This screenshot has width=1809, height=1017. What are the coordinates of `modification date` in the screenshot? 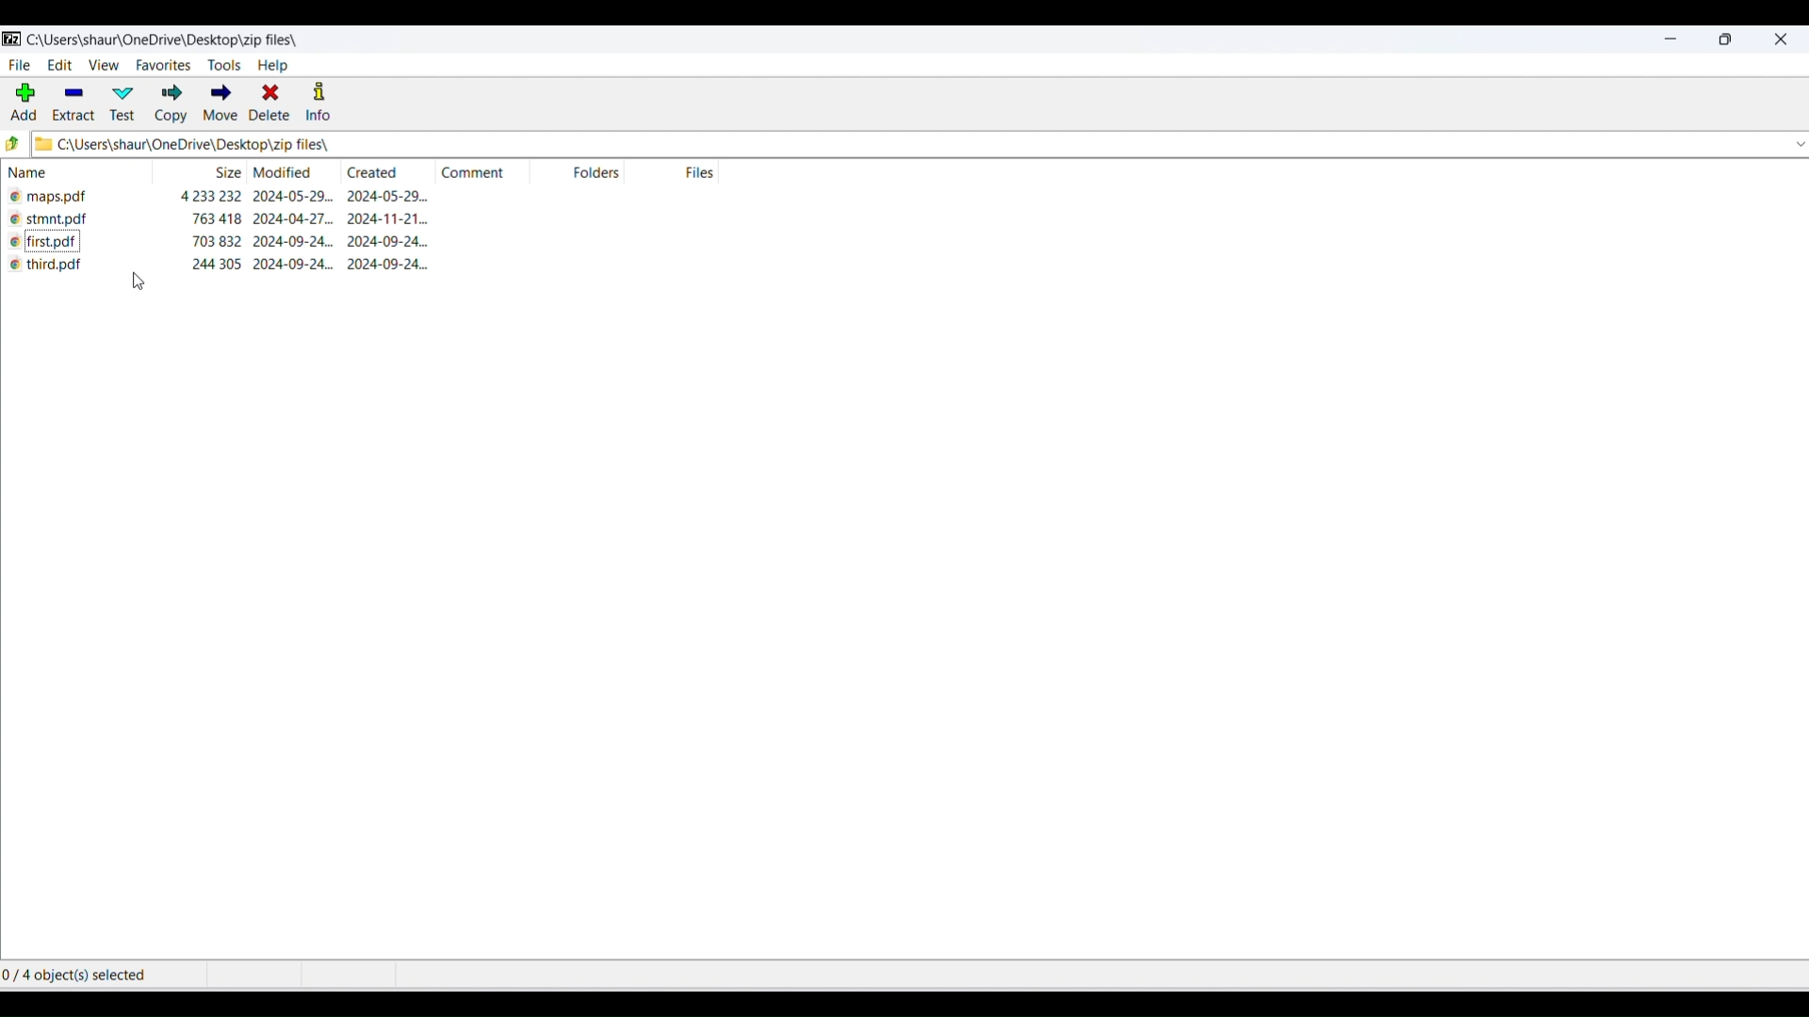 It's located at (290, 173).